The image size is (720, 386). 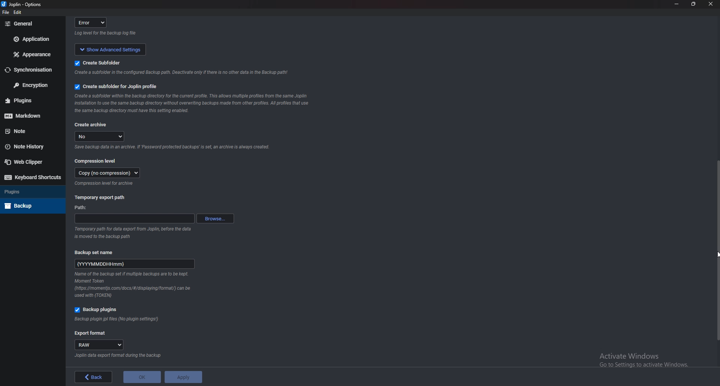 What do you see at coordinates (30, 206) in the screenshot?
I see `Back up` at bounding box center [30, 206].